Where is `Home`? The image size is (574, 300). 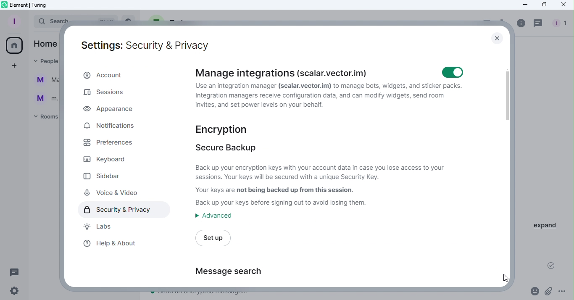
Home is located at coordinates (16, 44).